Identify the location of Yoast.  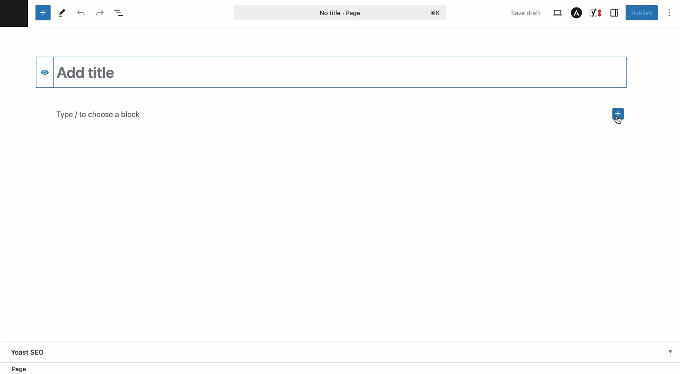
(597, 13).